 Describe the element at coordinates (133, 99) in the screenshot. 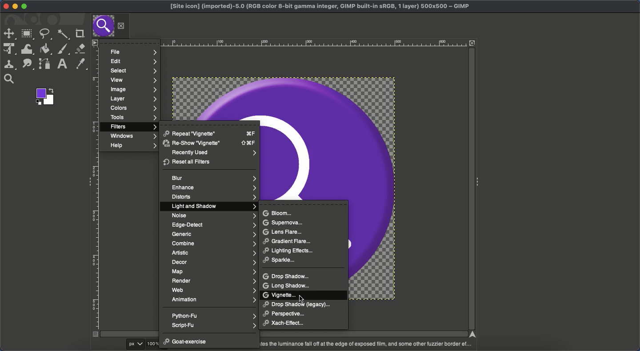

I see `Layers` at that location.